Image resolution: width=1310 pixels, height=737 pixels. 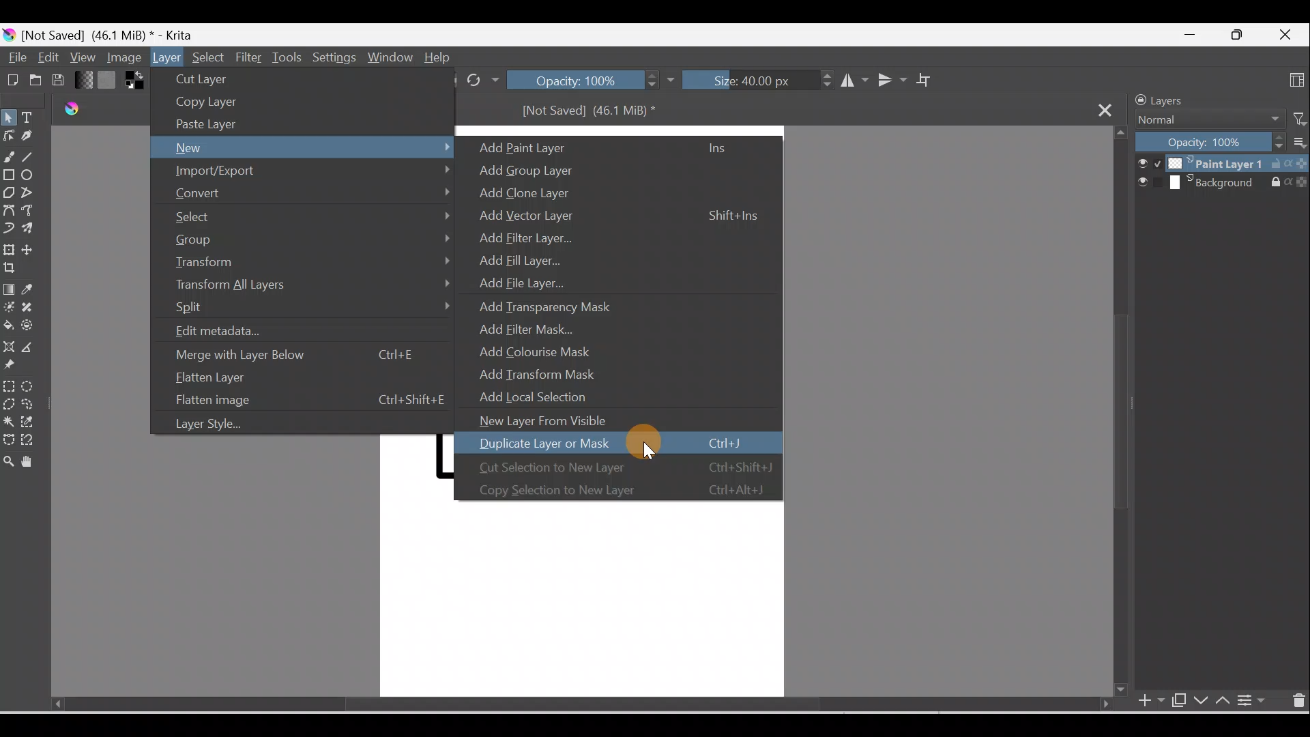 What do you see at coordinates (1297, 702) in the screenshot?
I see `Delete layer/mask` at bounding box center [1297, 702].